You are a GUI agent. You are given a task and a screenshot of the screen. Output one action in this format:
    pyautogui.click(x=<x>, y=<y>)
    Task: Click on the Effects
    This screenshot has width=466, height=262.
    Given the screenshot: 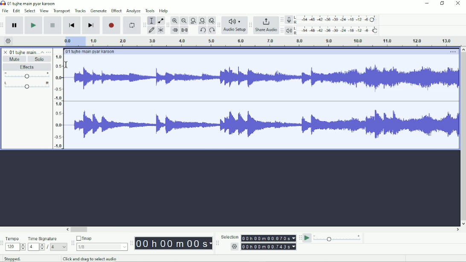 What is the action you would take?
    pyautogui.click(x=27, y=67)
    